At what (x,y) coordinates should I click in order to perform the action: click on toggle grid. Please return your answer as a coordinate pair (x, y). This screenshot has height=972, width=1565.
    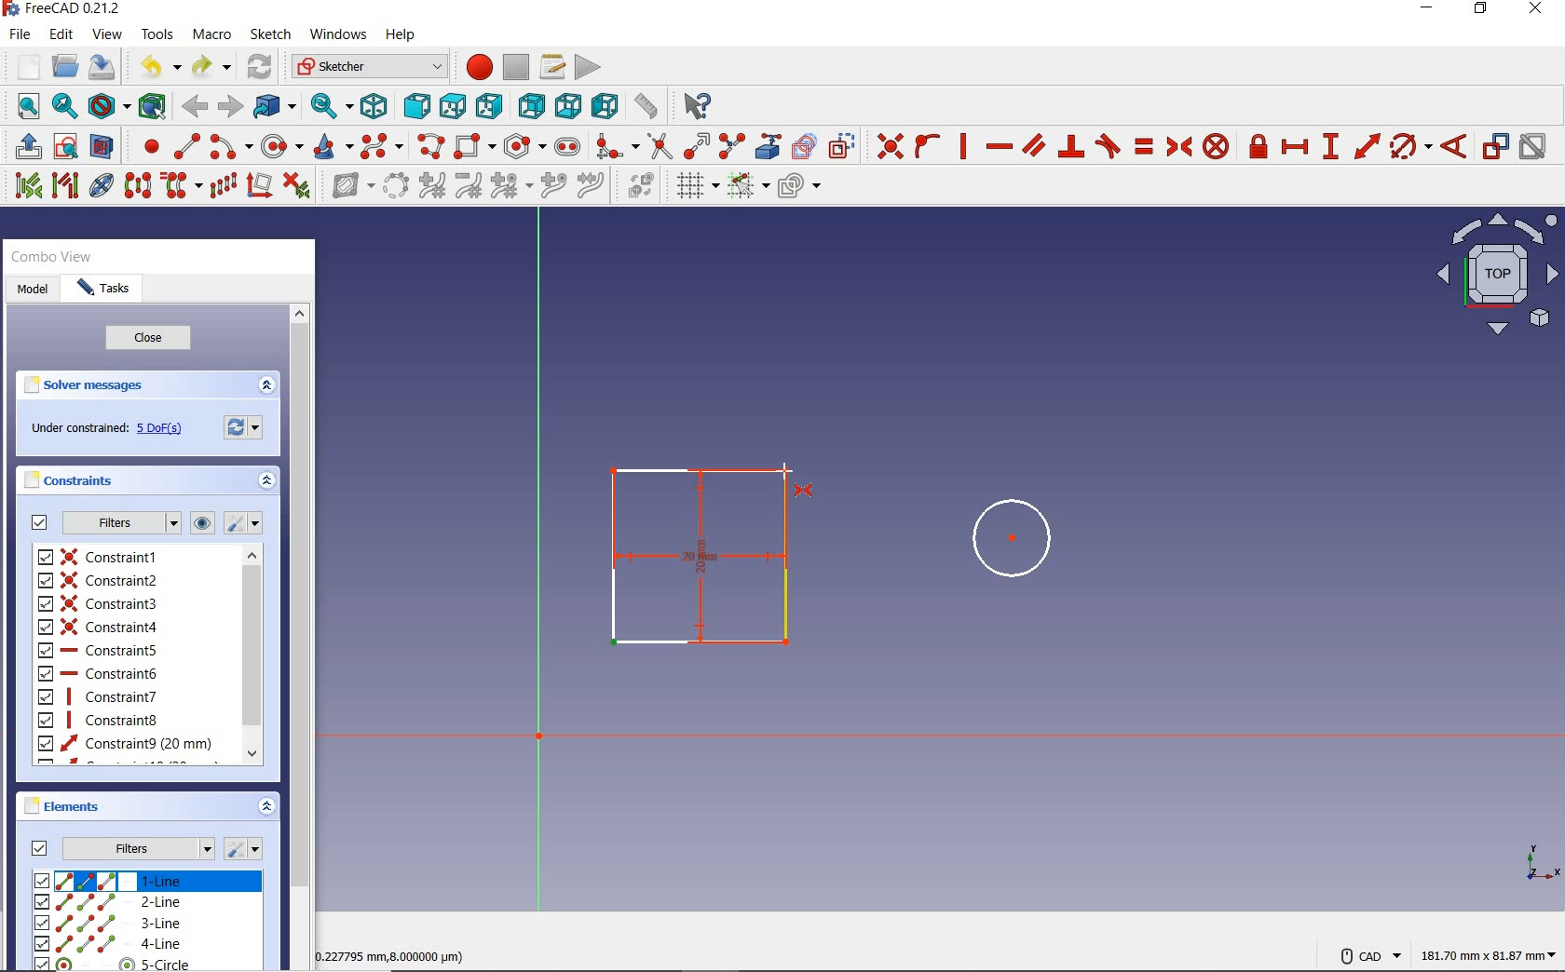
    Looking at the image, I should click on (693, 187).